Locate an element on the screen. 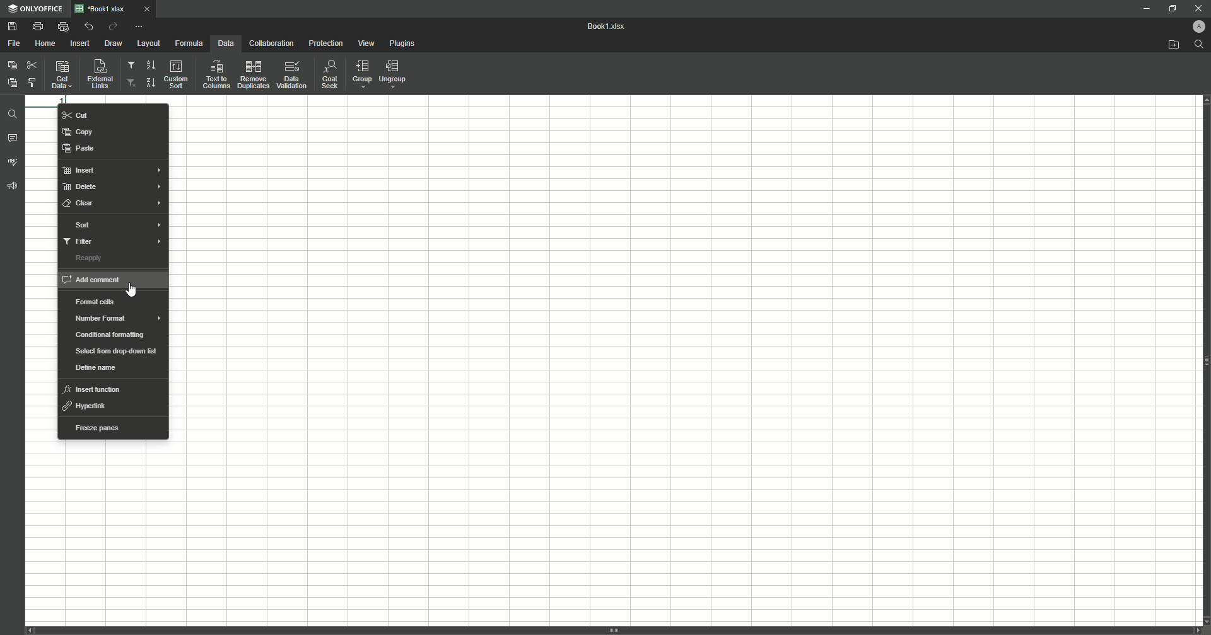 Image resolution: width=1211 pixels, height=635 pixels.  is located at coordinates (394, 74).